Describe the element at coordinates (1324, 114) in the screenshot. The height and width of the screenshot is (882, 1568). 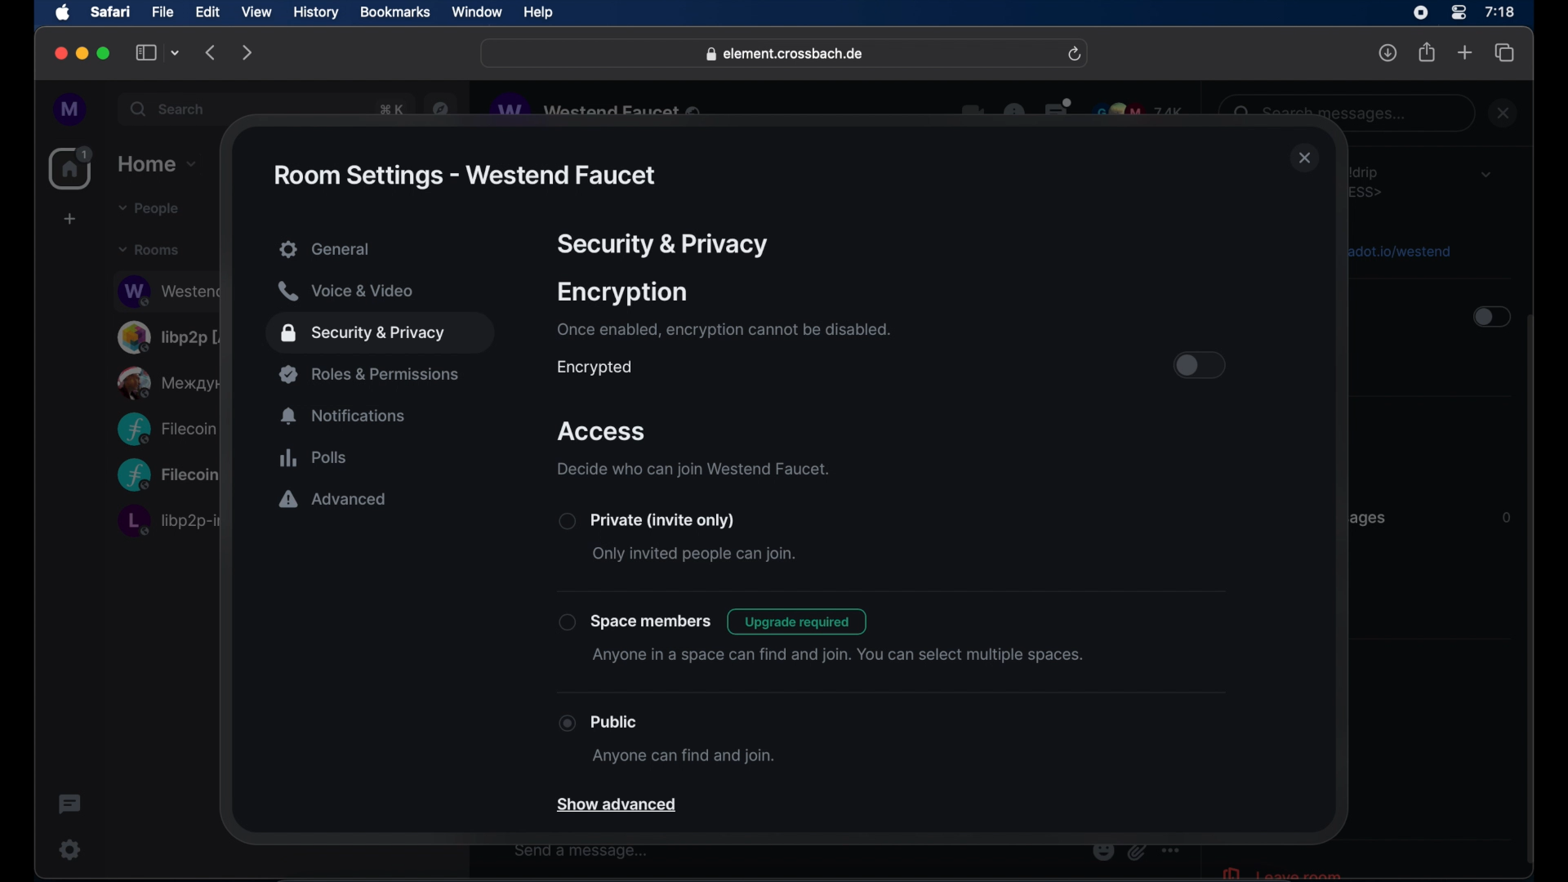
I see `obscure text` at that location.